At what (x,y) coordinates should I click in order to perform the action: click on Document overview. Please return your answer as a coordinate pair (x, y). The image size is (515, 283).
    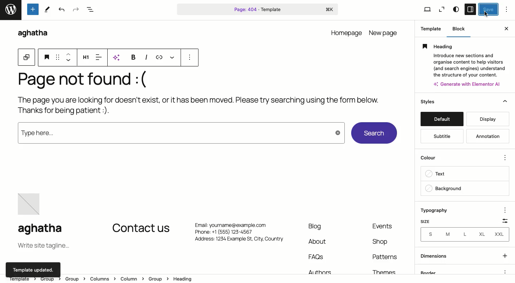
    Looking at the image, I should click on (90, 10).